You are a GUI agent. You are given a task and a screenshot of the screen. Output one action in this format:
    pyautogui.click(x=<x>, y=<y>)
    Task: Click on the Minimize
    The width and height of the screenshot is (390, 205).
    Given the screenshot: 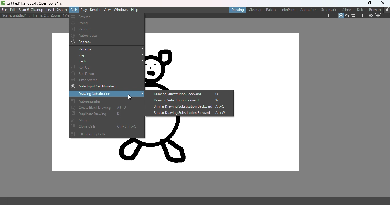 What is the action you would take?
    pyautogui.click(x=357, y=3)
    